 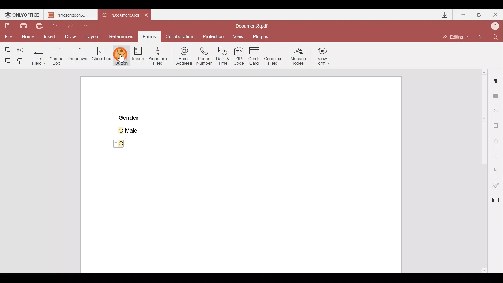 What do you see at coordinates (151, 37) in the screenshot?
I see `Forms` at bounding box center [151, 37].